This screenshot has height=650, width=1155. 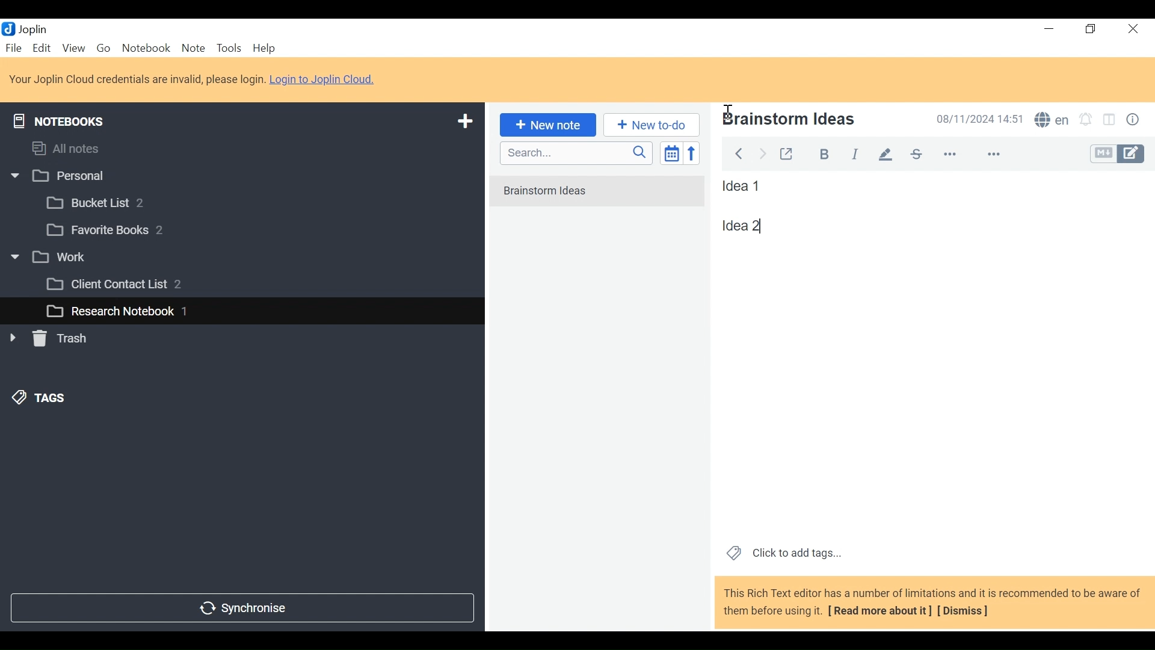 What do you see at coordinates (781, 552) in the screenshot?
I see `Click to add tags` at bounding box center [781, 552].